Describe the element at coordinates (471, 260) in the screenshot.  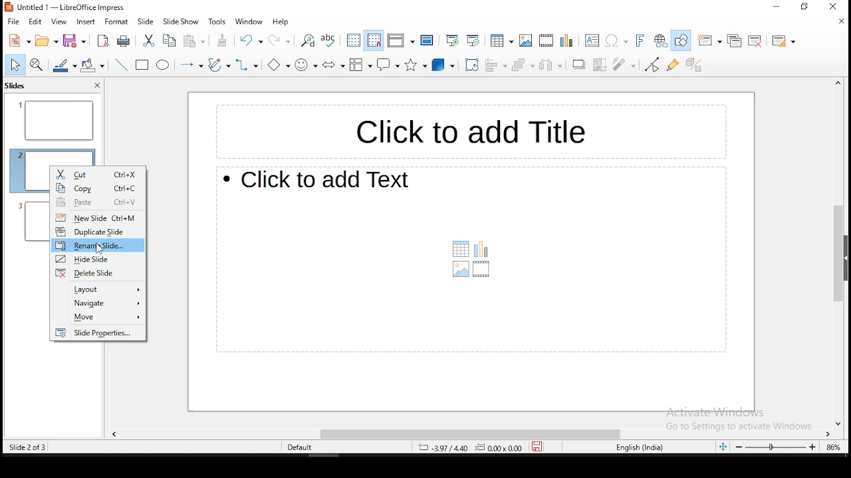
I see `text box` at that location.